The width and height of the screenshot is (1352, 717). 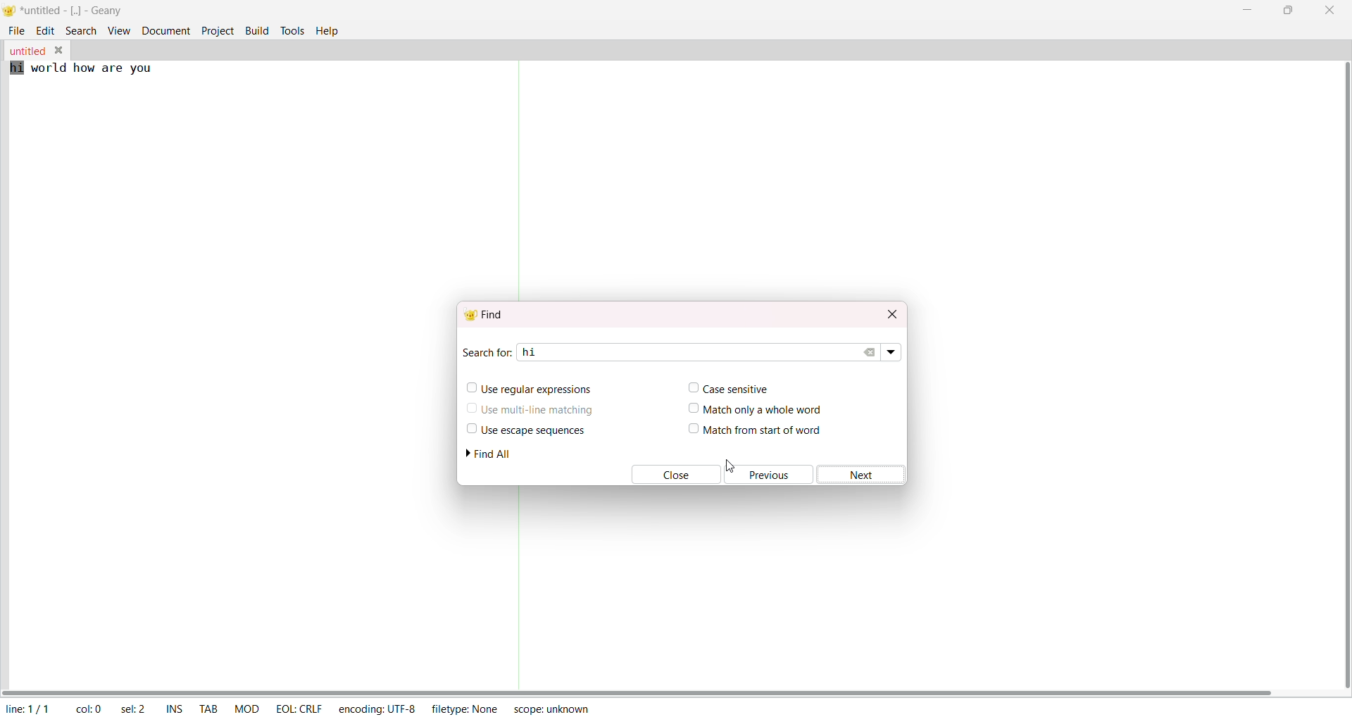 I want to click on use multiline matching, so click(x=542, y=411).